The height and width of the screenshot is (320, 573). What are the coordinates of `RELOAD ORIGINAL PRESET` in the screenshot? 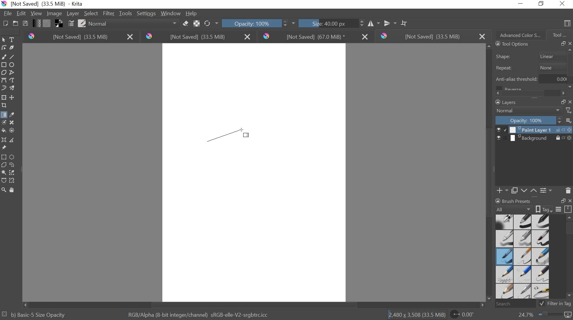 It's located at (212, 23).